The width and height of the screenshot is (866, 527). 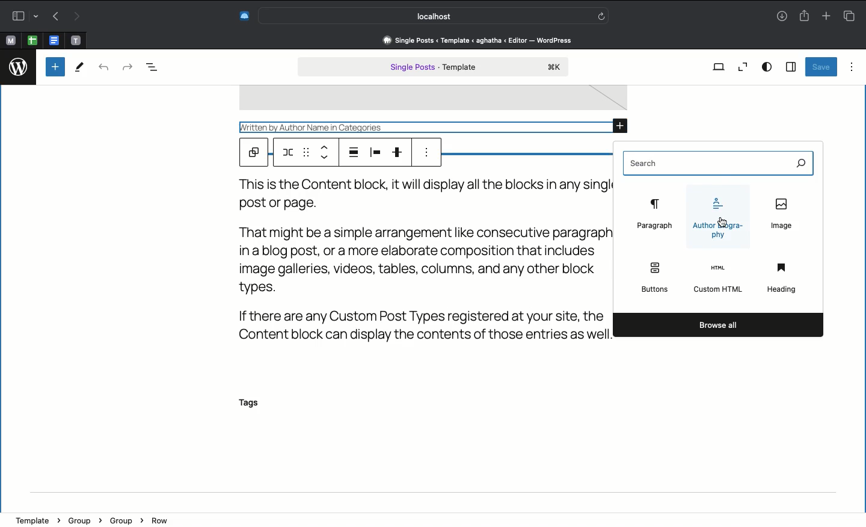 I want to click on Save, so click(x=820, y=67).